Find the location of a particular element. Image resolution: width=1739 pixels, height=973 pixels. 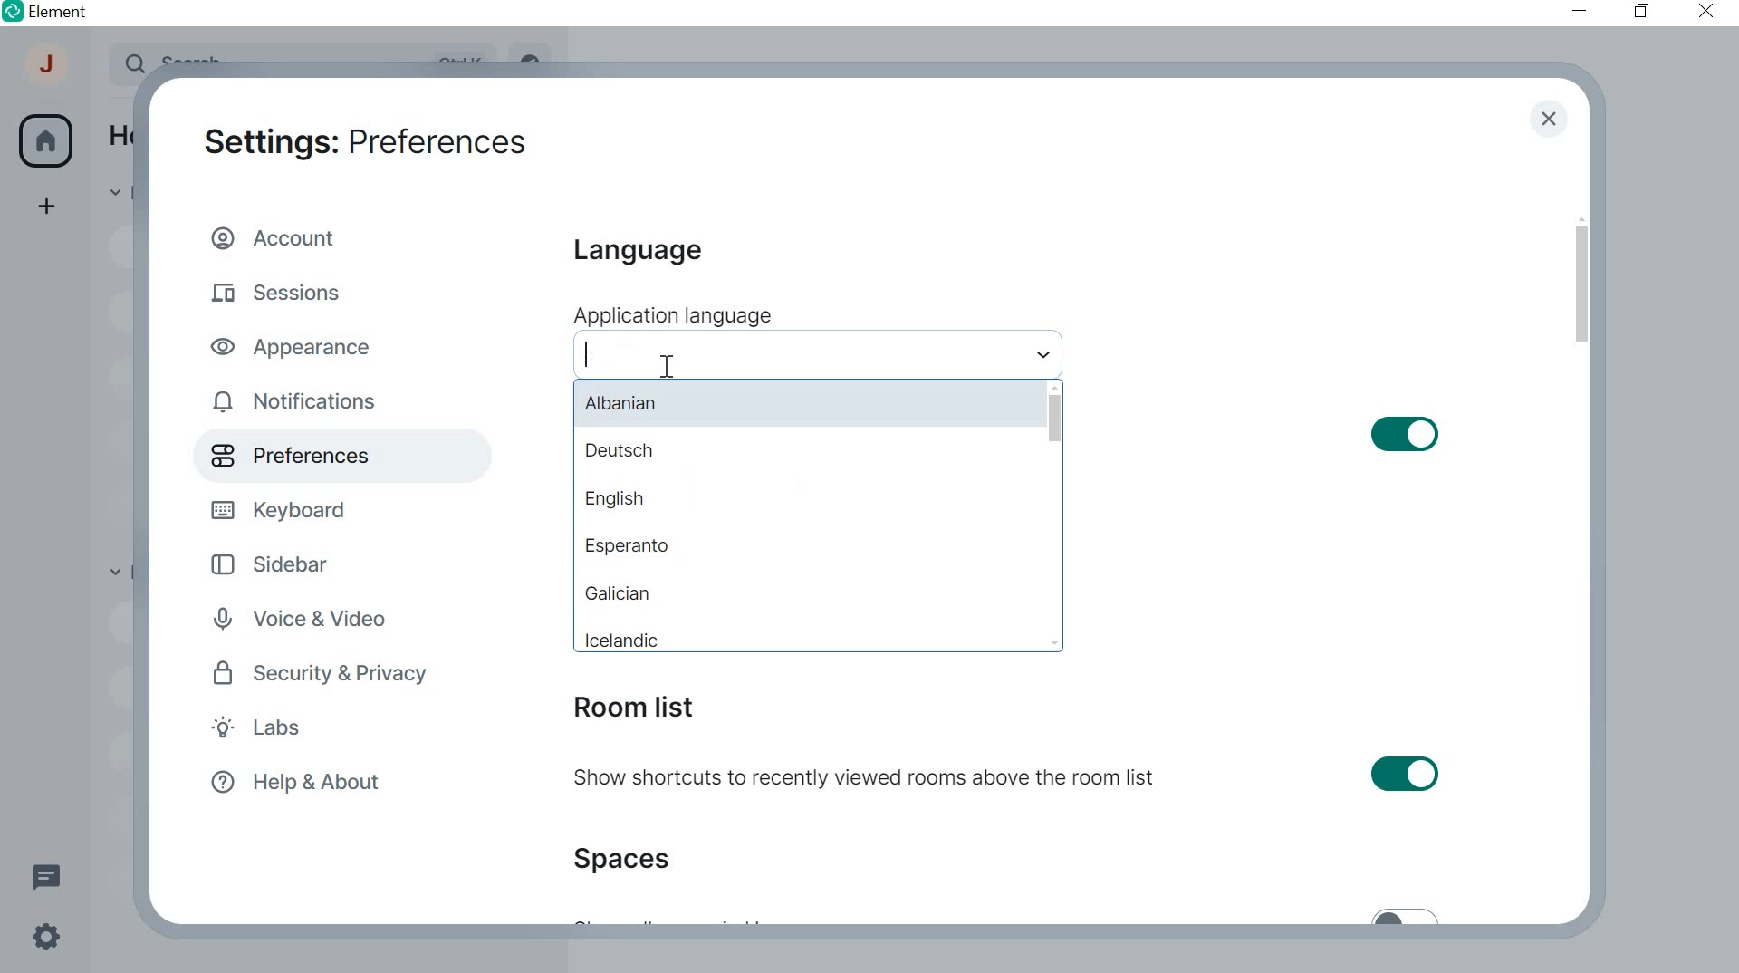

DEUTSCH is located at coordinates (805, 455).